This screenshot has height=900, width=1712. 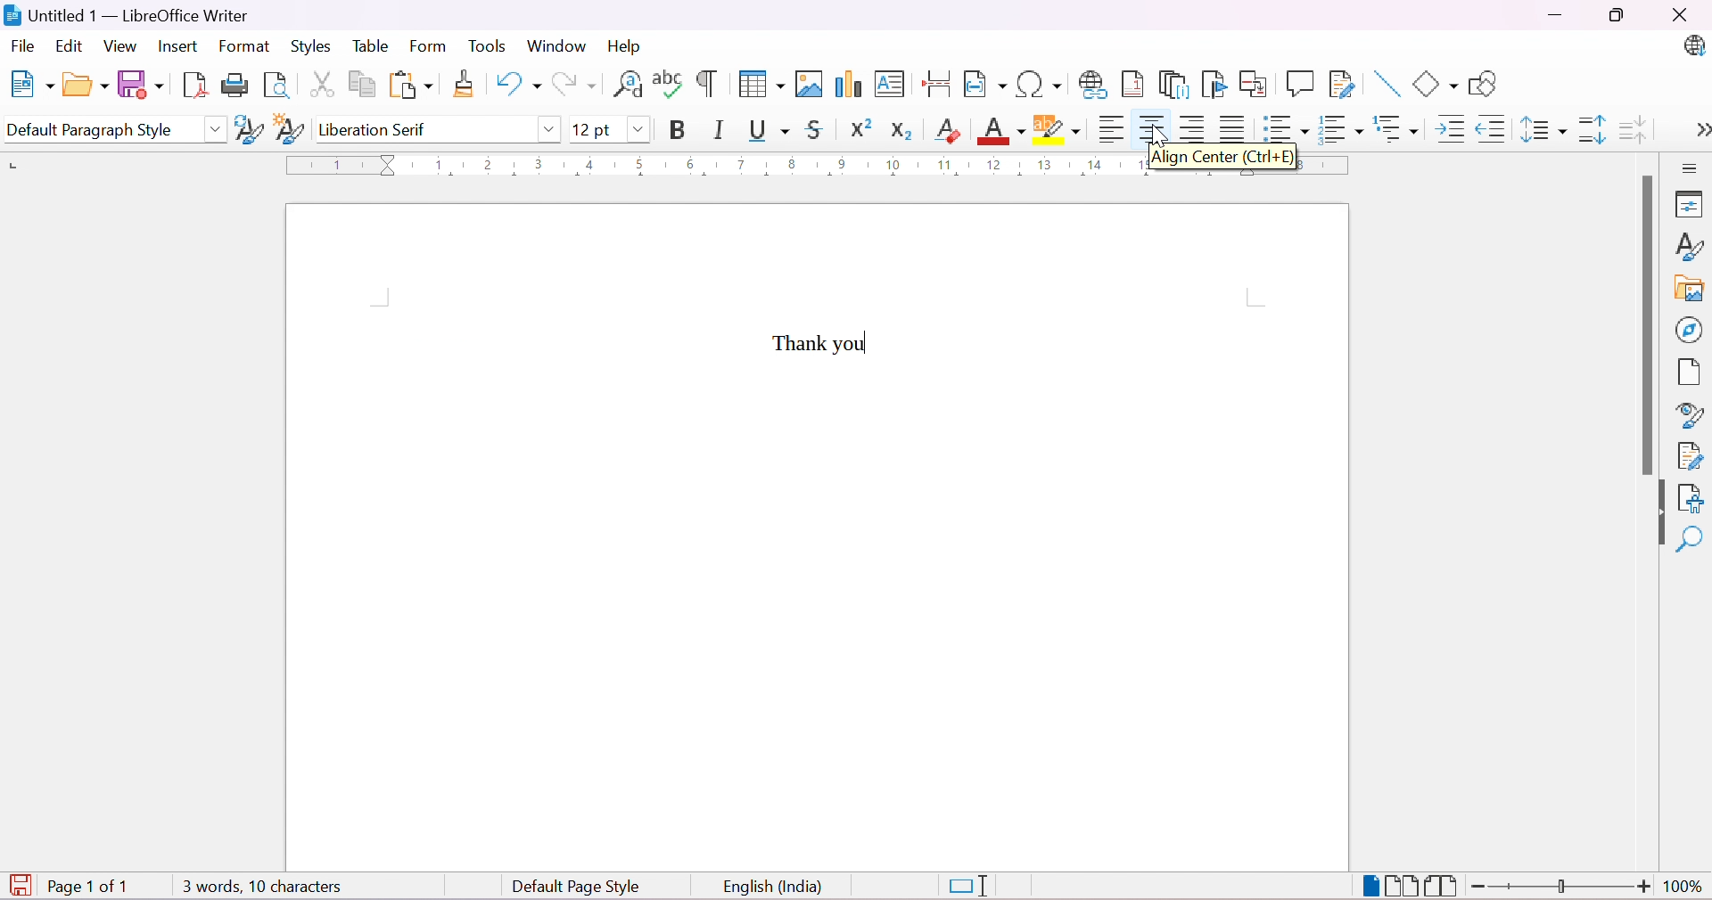 What do you see at coordinates (234, 86) in the screenshot?
I see `Print` at bounding box center [234, 86].